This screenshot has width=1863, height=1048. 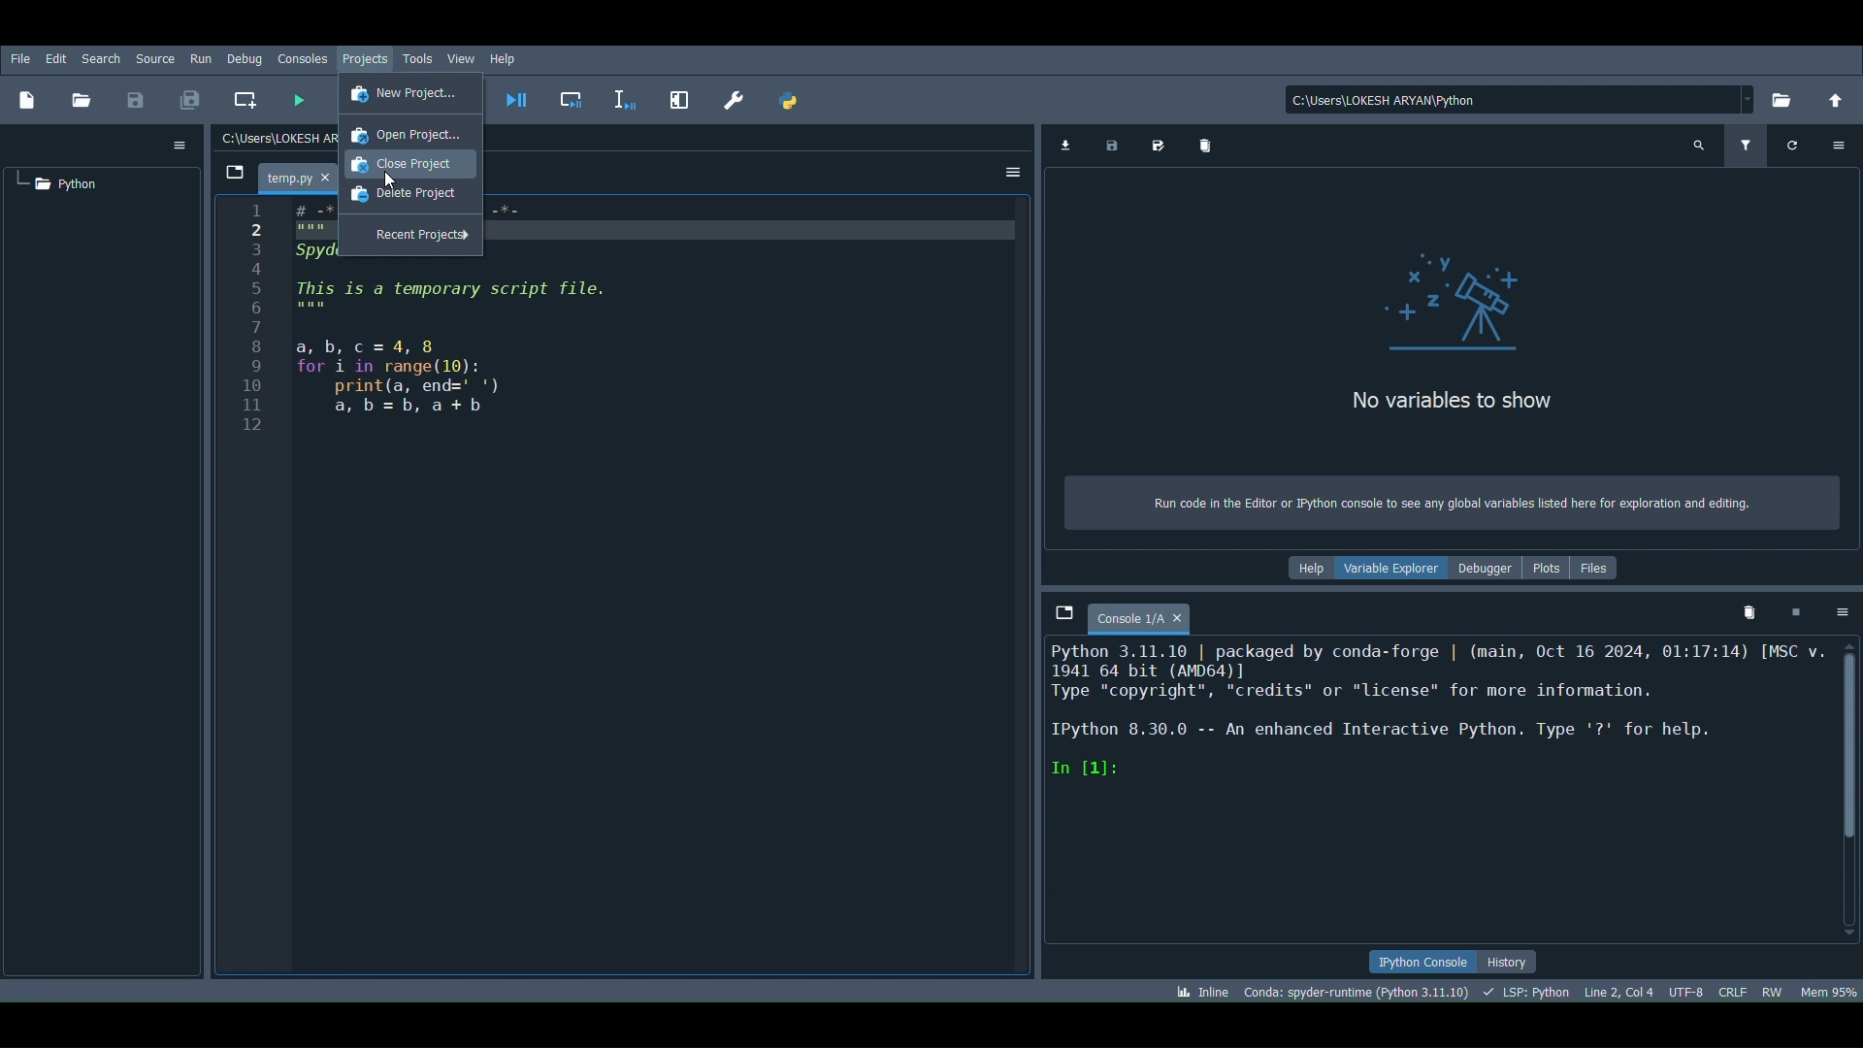 What do you see at coordinates (1832, 985) in the screenshot?
I see `Global memory usage` at bounding box center [1832, 985].